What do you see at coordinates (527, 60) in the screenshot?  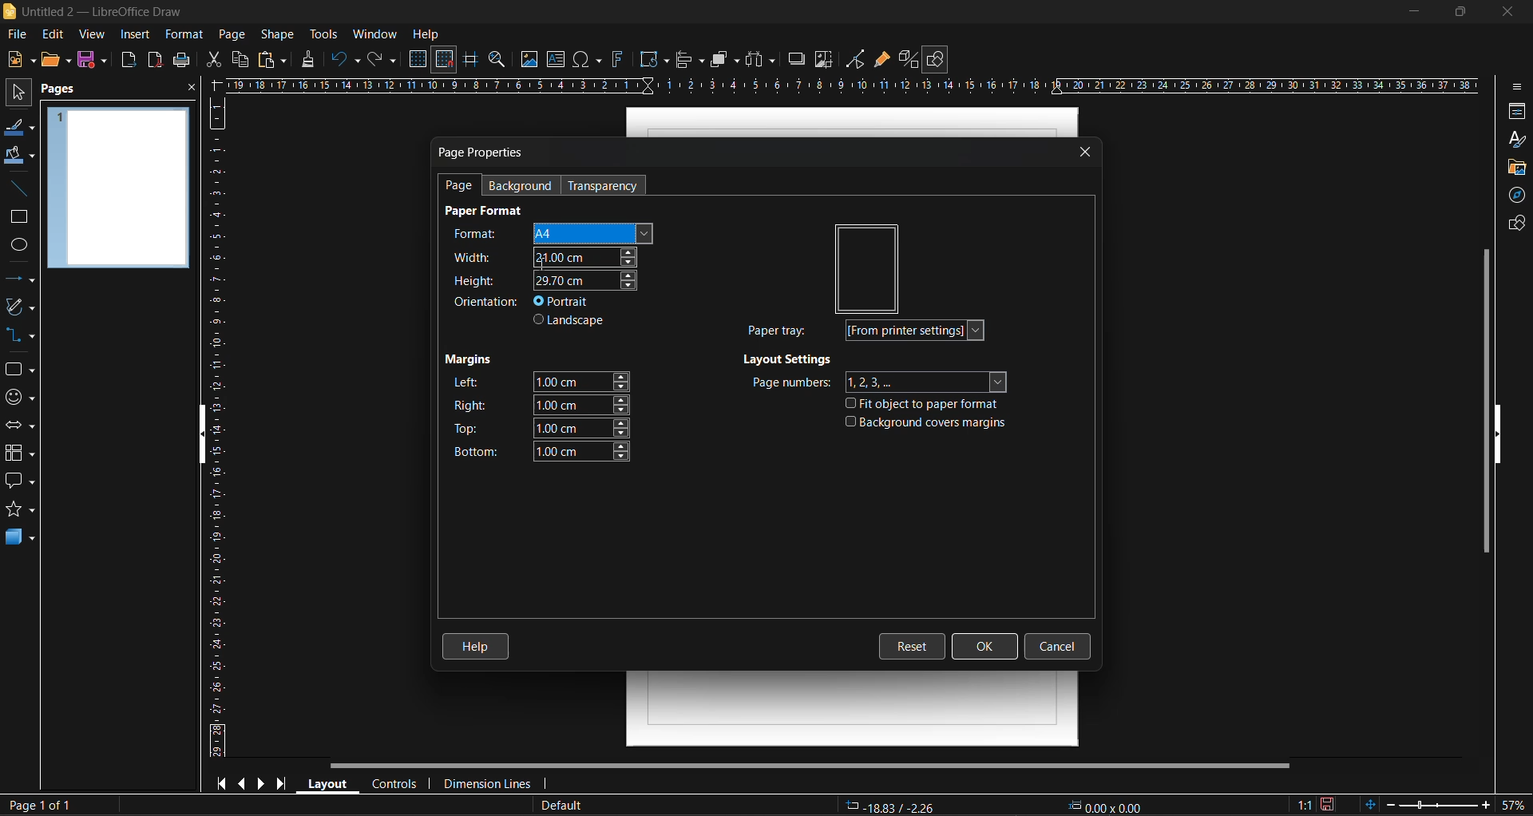 I see `image` at bounding box center [527, 60].